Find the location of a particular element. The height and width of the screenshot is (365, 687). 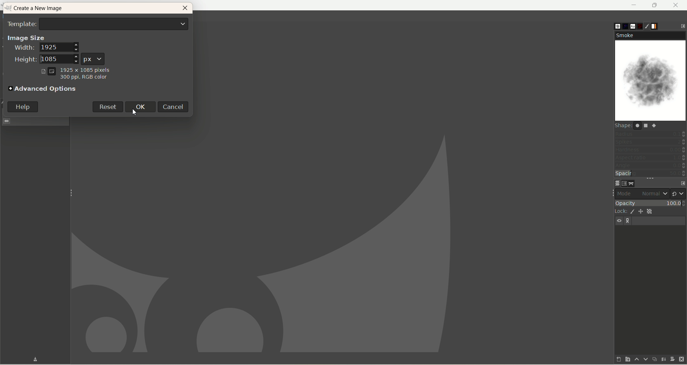

close is located at coordinates (676, 5).